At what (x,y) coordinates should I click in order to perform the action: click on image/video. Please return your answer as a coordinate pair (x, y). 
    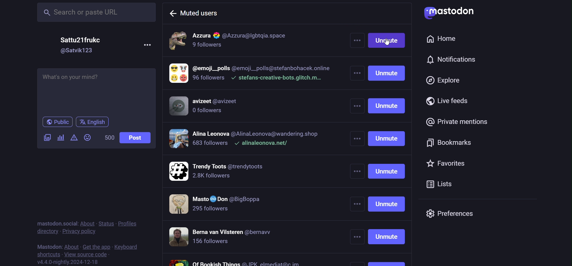
    Looking at the image, I should click on (47, 137).